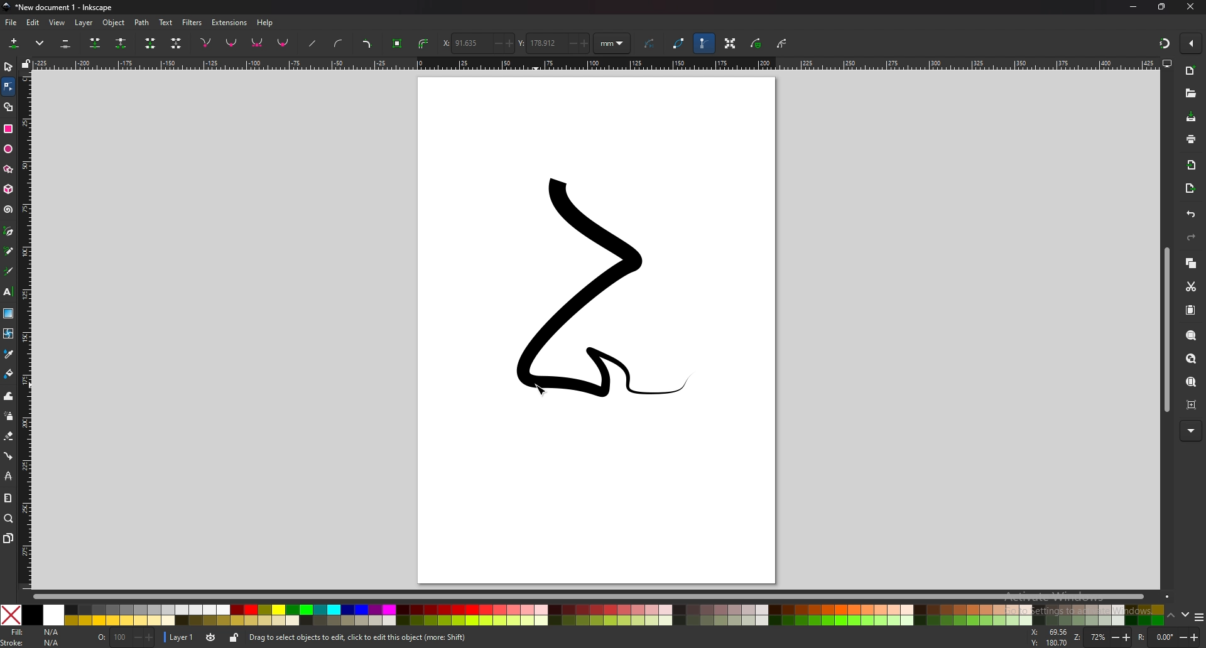  What do you see at coordinates (58, 23) in the screenshot?
I see `view` at bounding box center [58, 23].